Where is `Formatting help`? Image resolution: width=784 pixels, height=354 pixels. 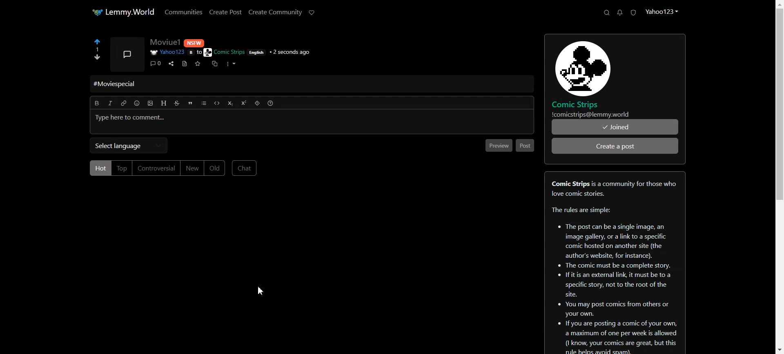 Formatting help is located at coordinates (269, 104).